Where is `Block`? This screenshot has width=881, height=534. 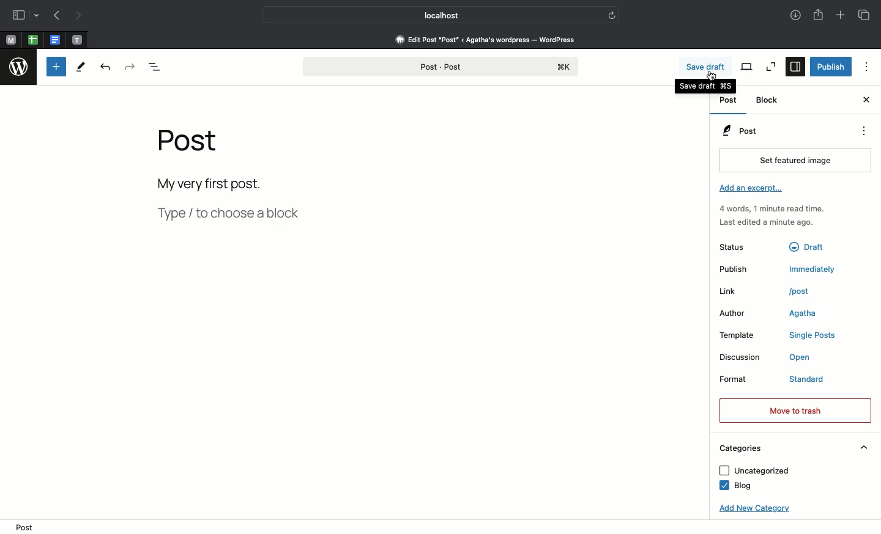 Block is located at coordinates (768, 100).